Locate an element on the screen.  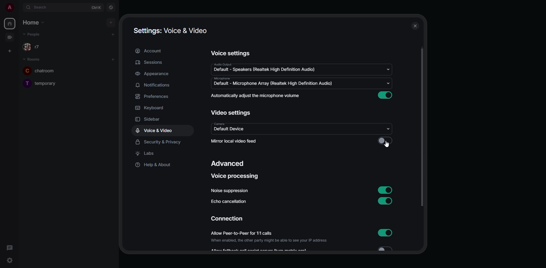
navigator is located at coordinates (111, 8).